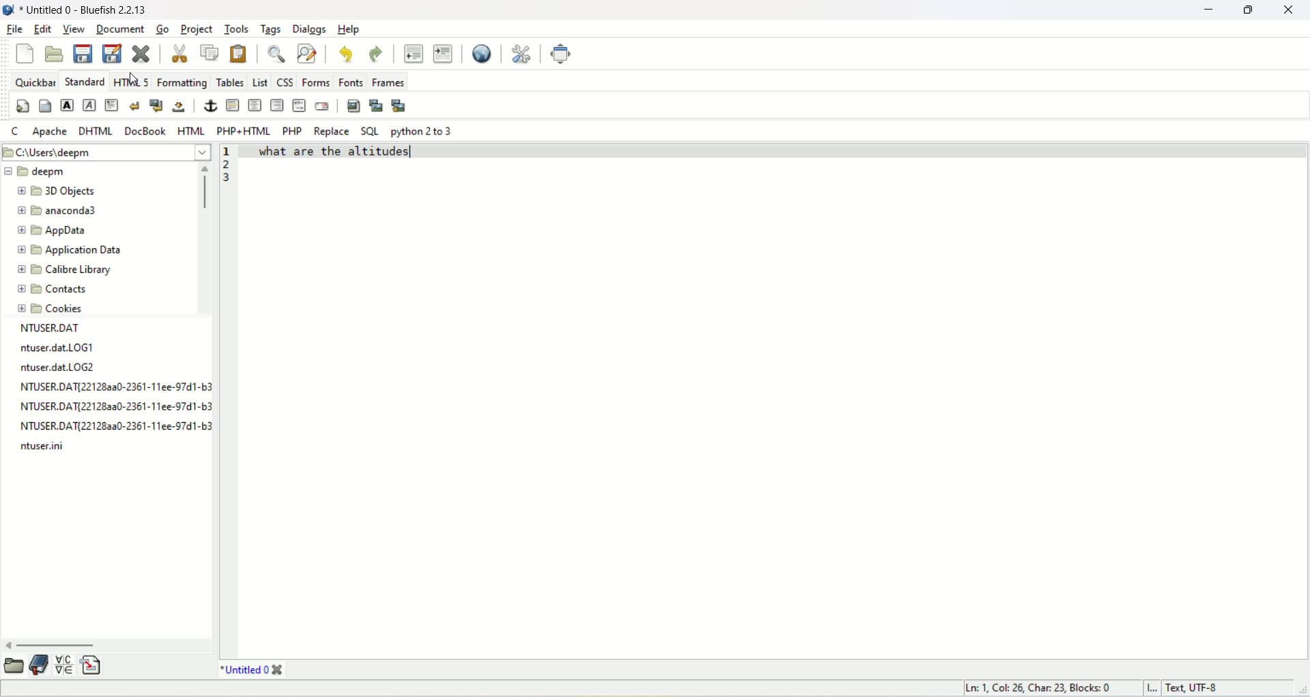 Image resolution: width=1310 pixels, height=697 pixels. Describe the element at coordinates (1207, 689) in the screenshot. I see `text, UTF-8` at that location.